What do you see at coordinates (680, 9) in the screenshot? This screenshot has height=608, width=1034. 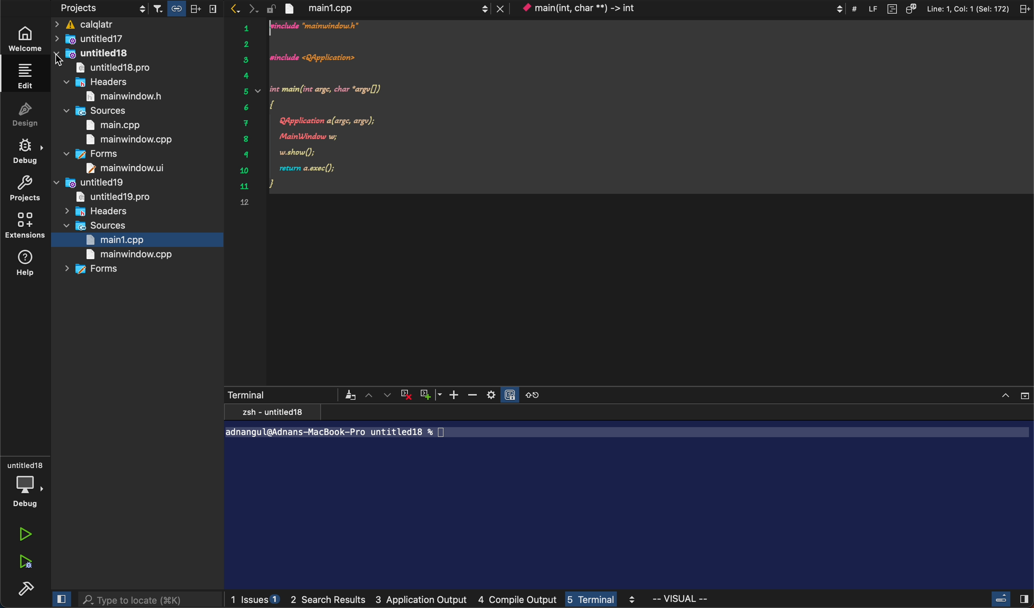 I see `context` at bounding box center [680, 9].